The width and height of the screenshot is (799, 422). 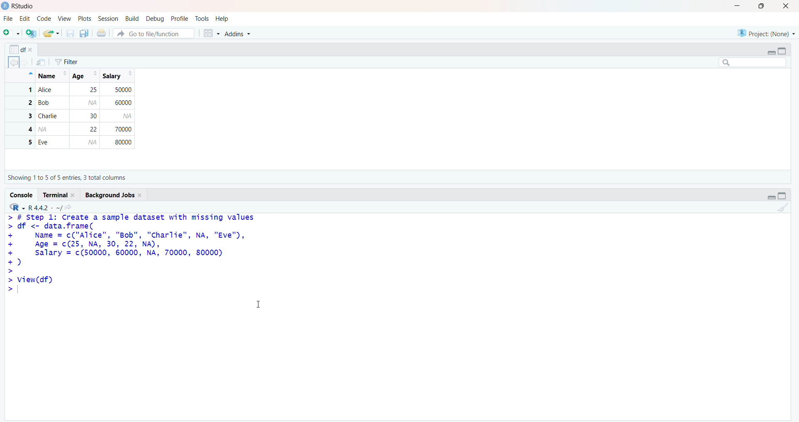 I want to click on Background Jobs, so click(x=112, y=195).